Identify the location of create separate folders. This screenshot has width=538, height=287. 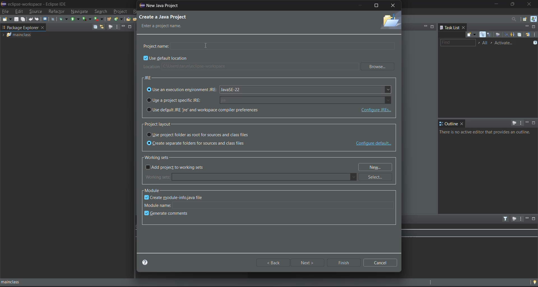
(200, 143).